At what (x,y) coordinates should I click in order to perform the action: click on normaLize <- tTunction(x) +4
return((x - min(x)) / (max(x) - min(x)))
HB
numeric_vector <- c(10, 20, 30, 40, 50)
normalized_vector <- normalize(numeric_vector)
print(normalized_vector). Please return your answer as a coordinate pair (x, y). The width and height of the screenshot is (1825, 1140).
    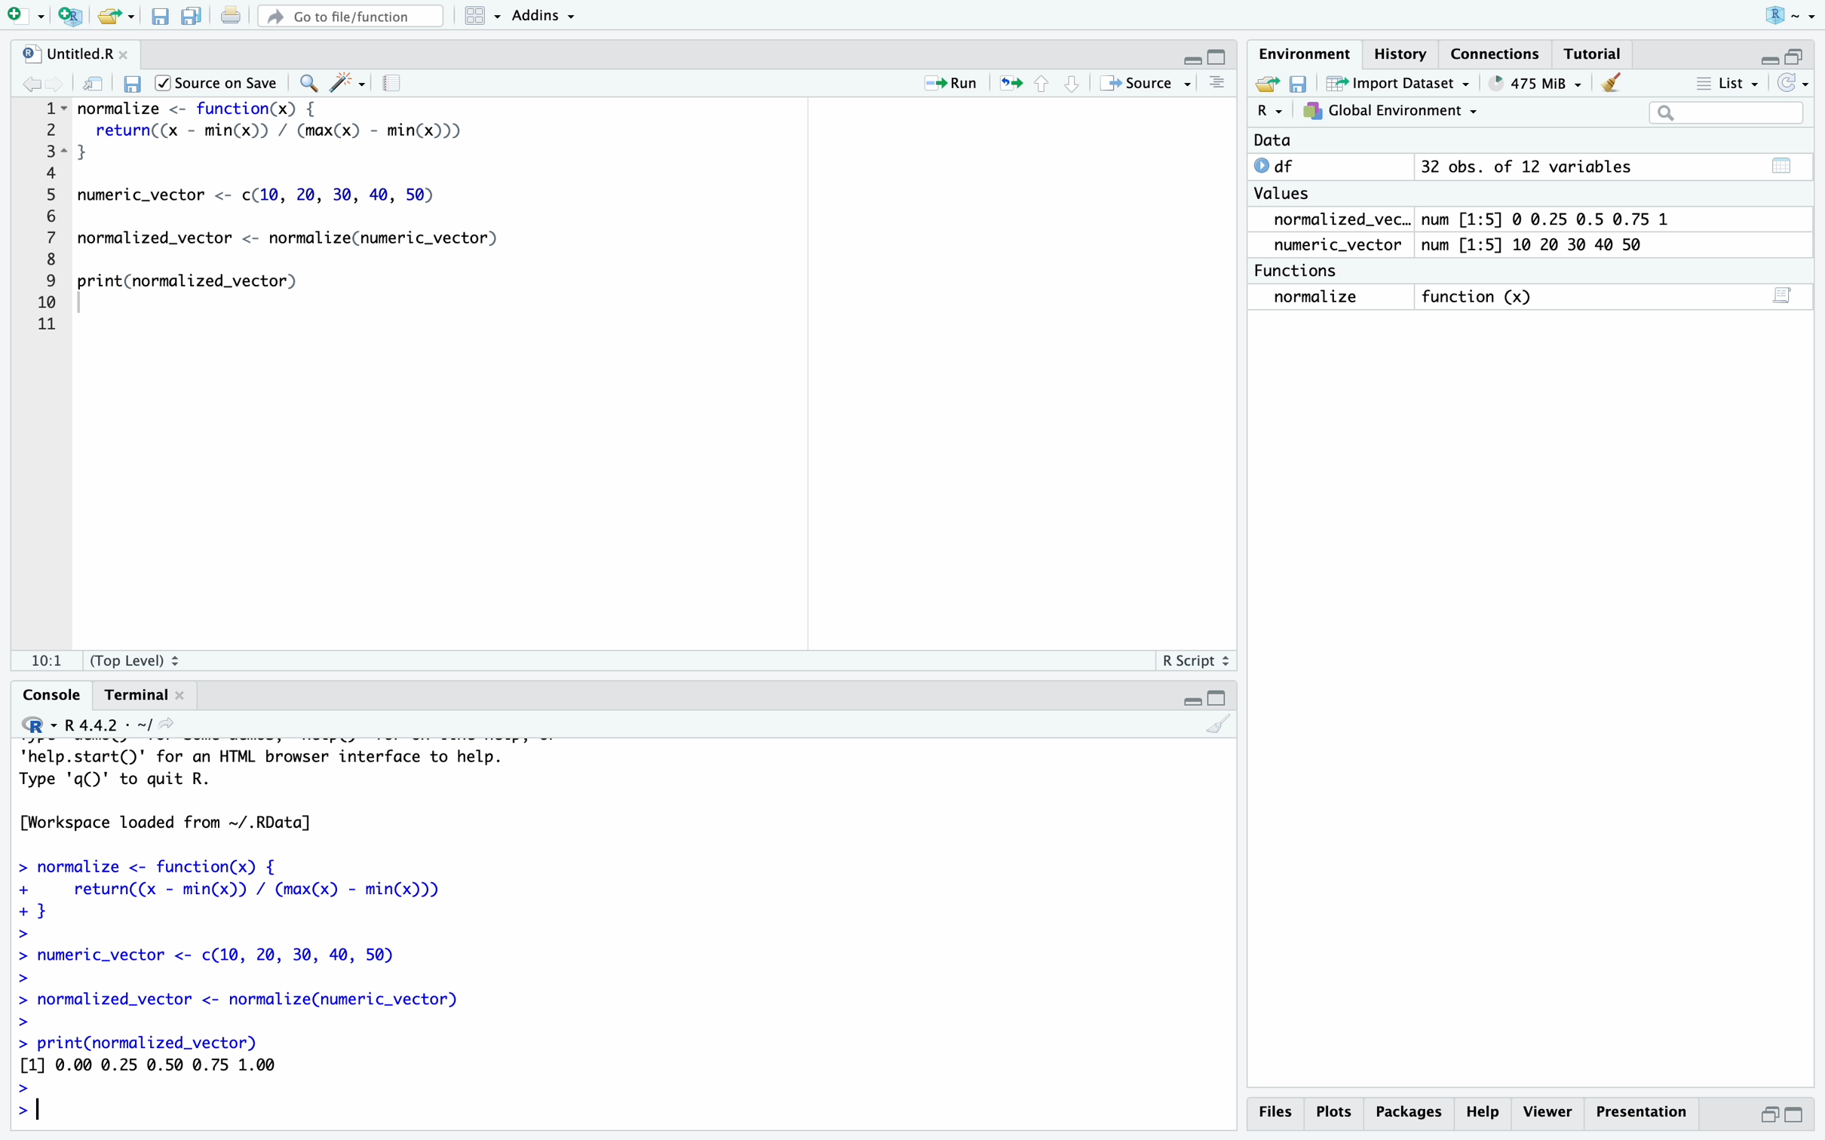
    Looking at the image, I should click on (316, 225).